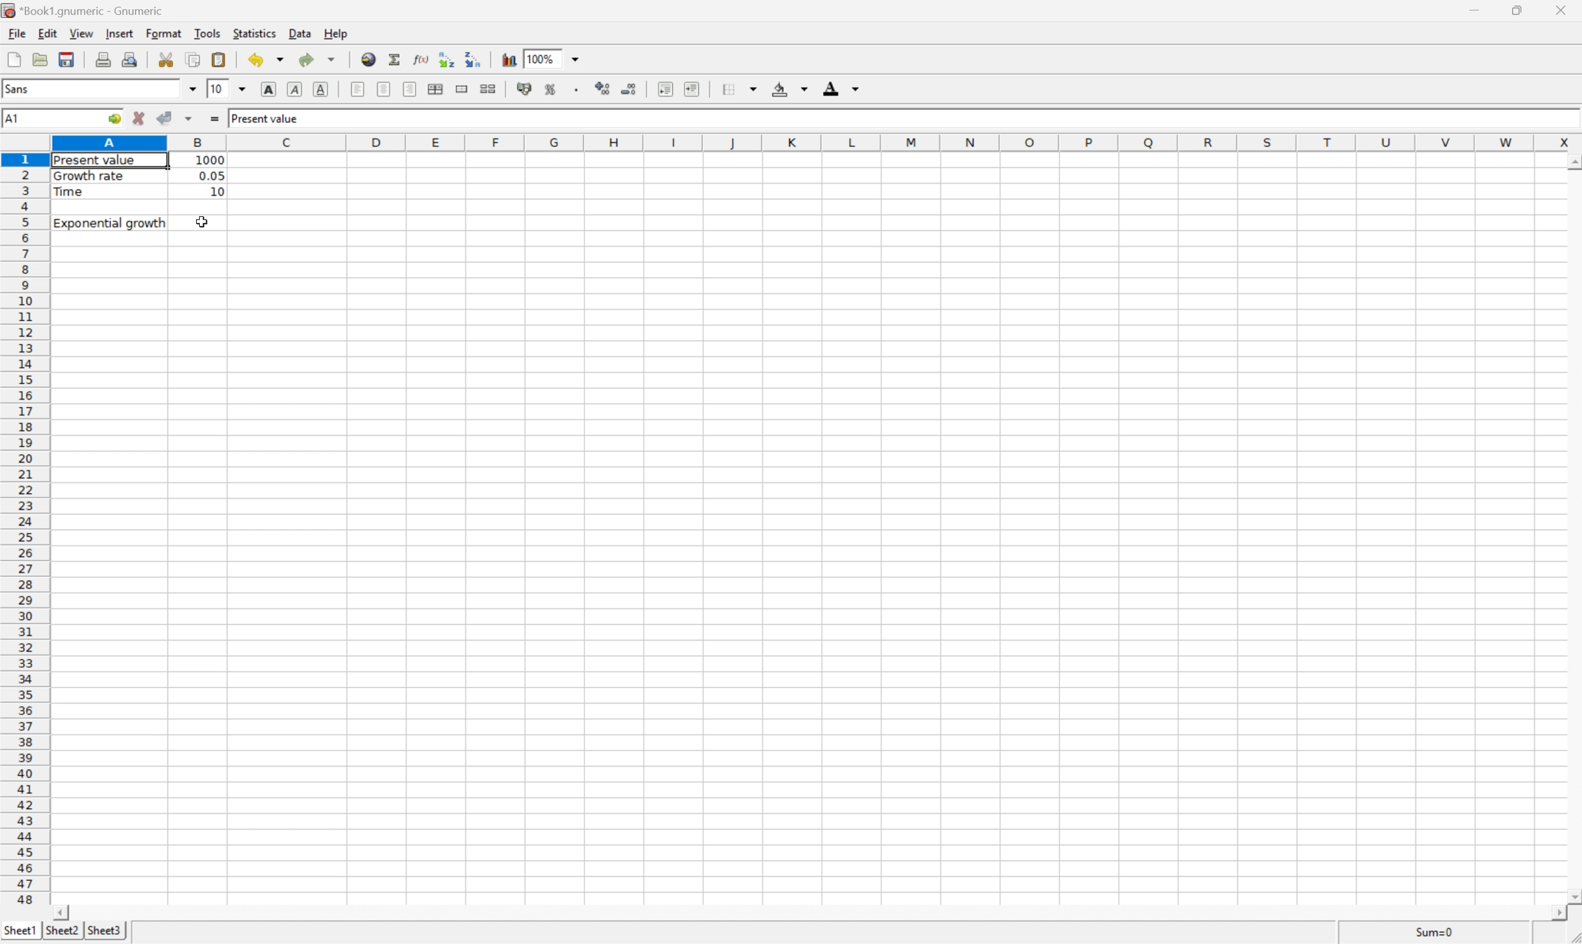 The width and height of the screenshot is (1582, 944). I want to click on 1000, so click(209, 159).